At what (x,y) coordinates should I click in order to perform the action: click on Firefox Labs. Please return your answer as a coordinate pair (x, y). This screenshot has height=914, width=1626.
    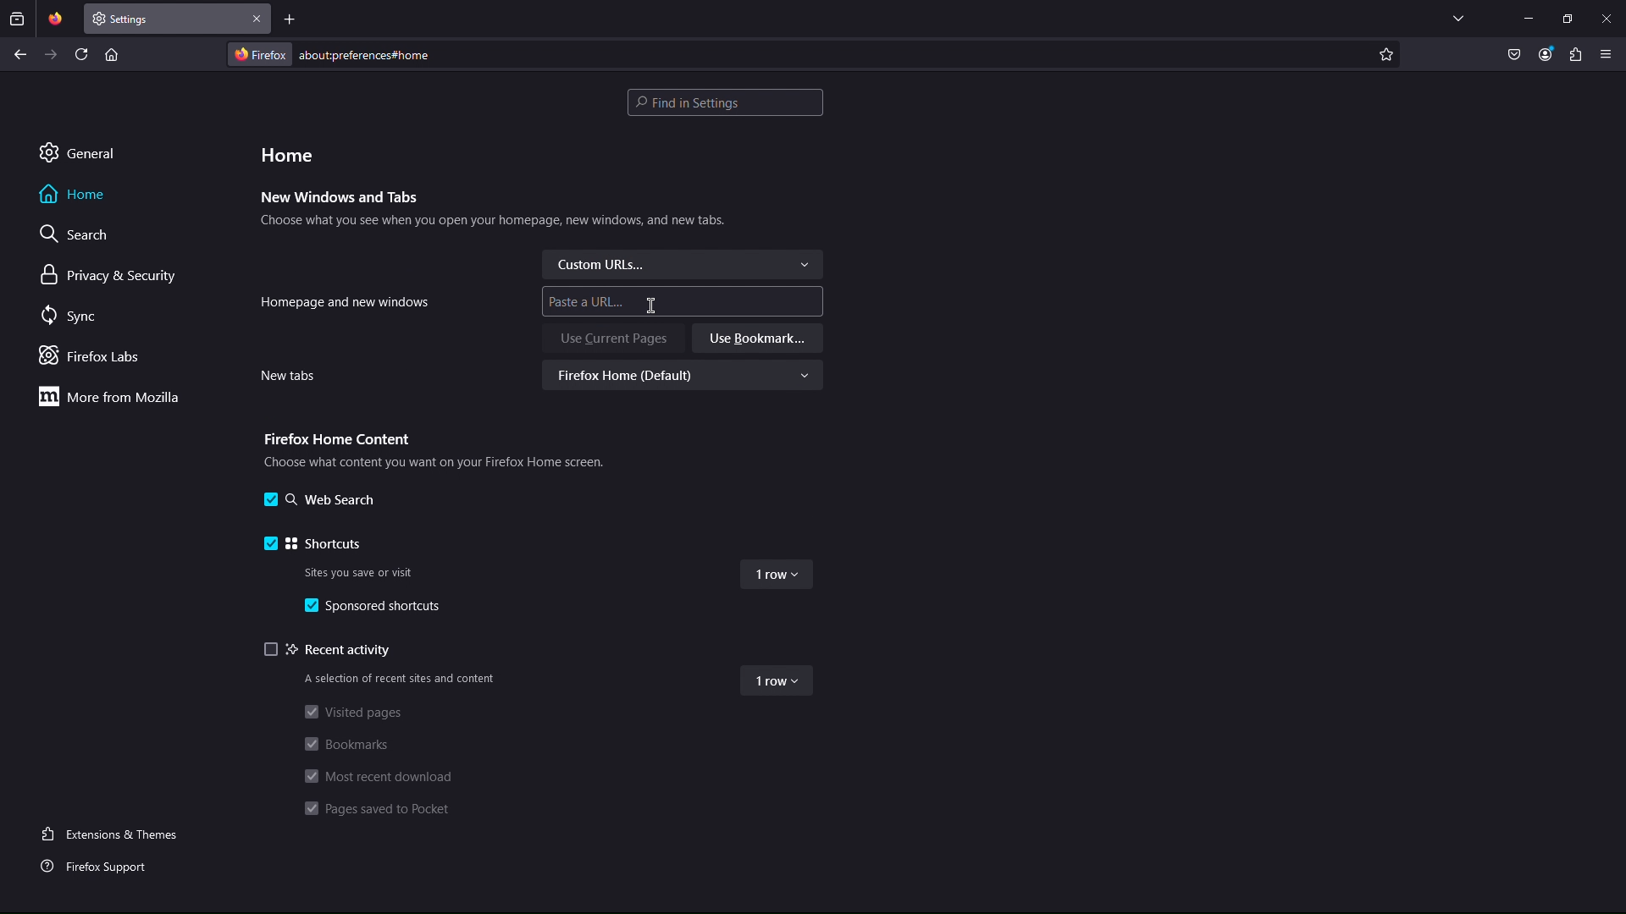
    Looking at the image, I should click on (96, 357).